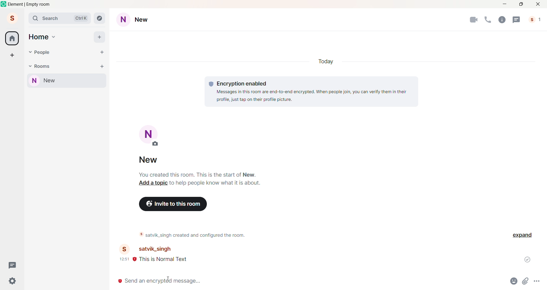 Image resolution: width=547 pixels, height=290 pixels. What do you see at coordinates (312, 91) in the screenshot?
I see `Encryption enabled Messages in this room are end-to-end encrypted. When people join, you can verify them in their profile, just tap on their profile picture.` at bounding box center [312, 91].